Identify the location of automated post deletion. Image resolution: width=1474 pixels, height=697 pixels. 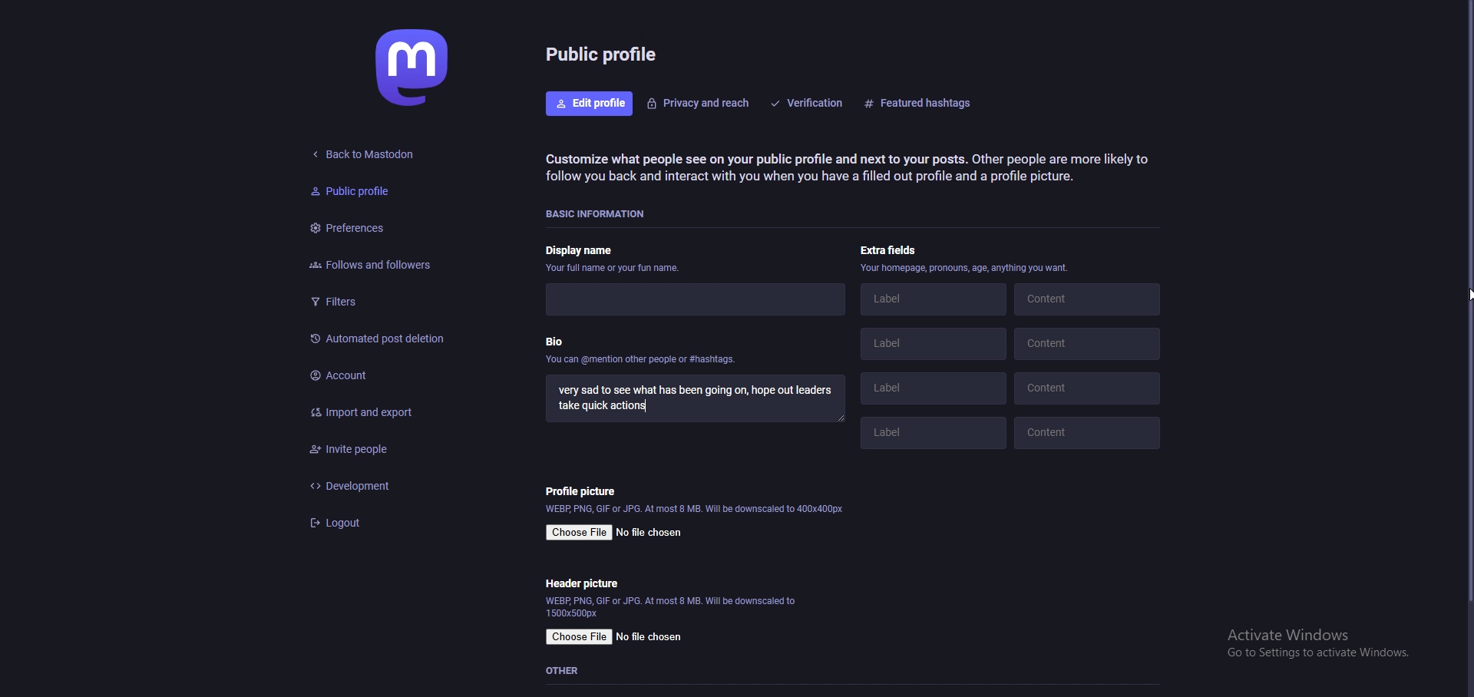
(388, 340).